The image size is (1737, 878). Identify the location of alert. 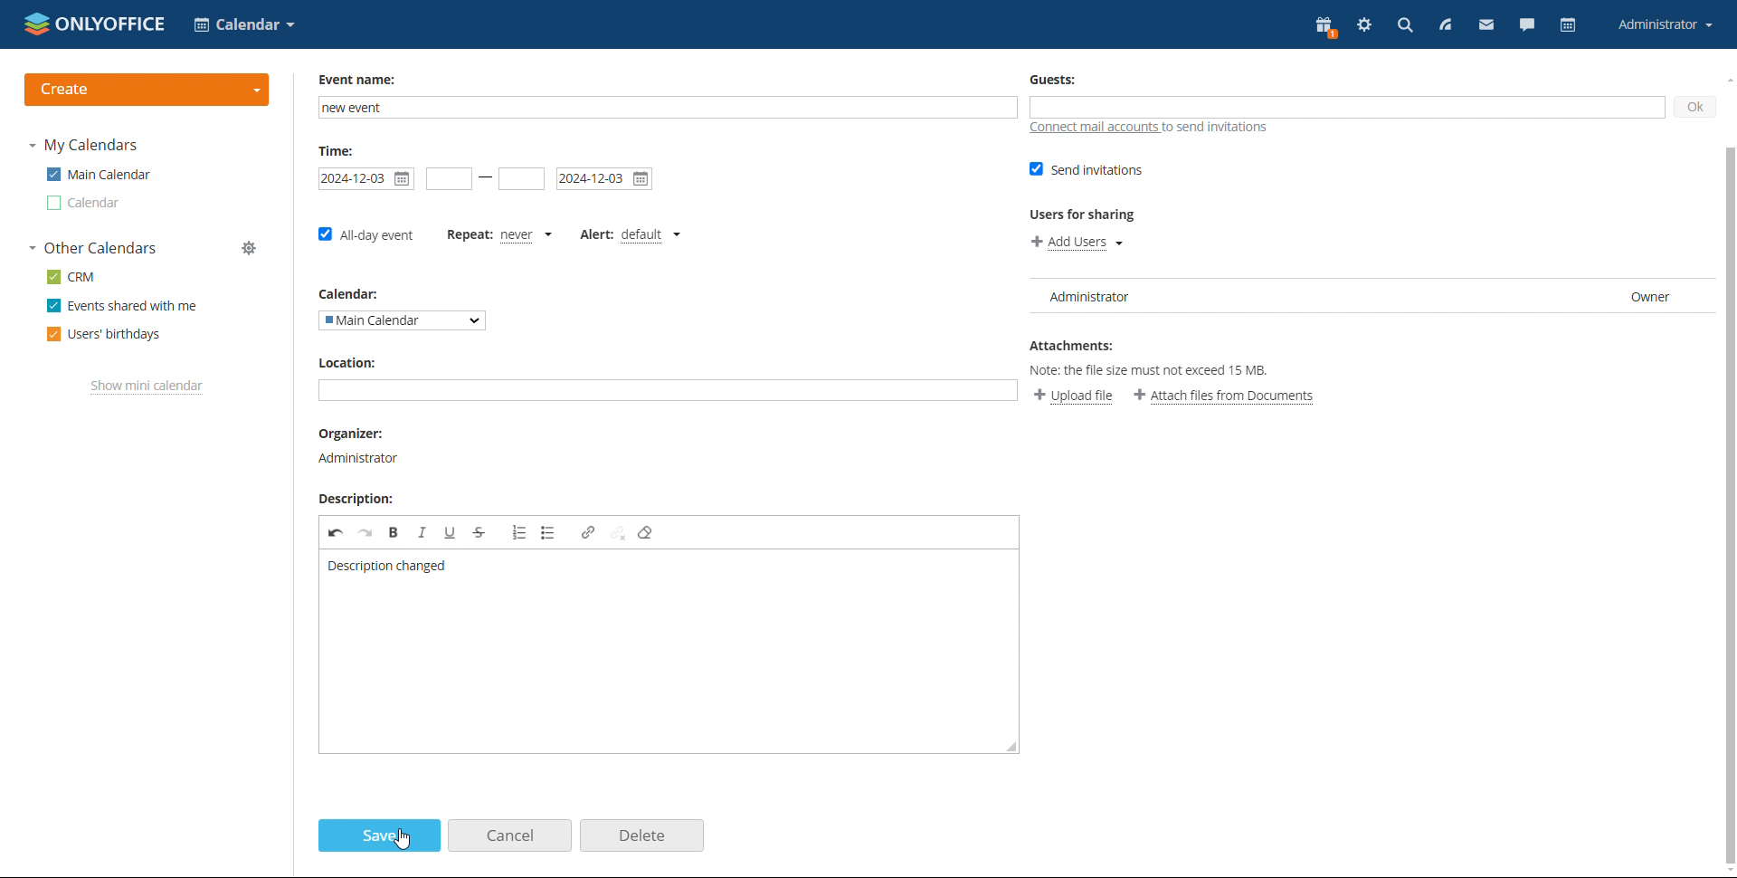
(596, 233).